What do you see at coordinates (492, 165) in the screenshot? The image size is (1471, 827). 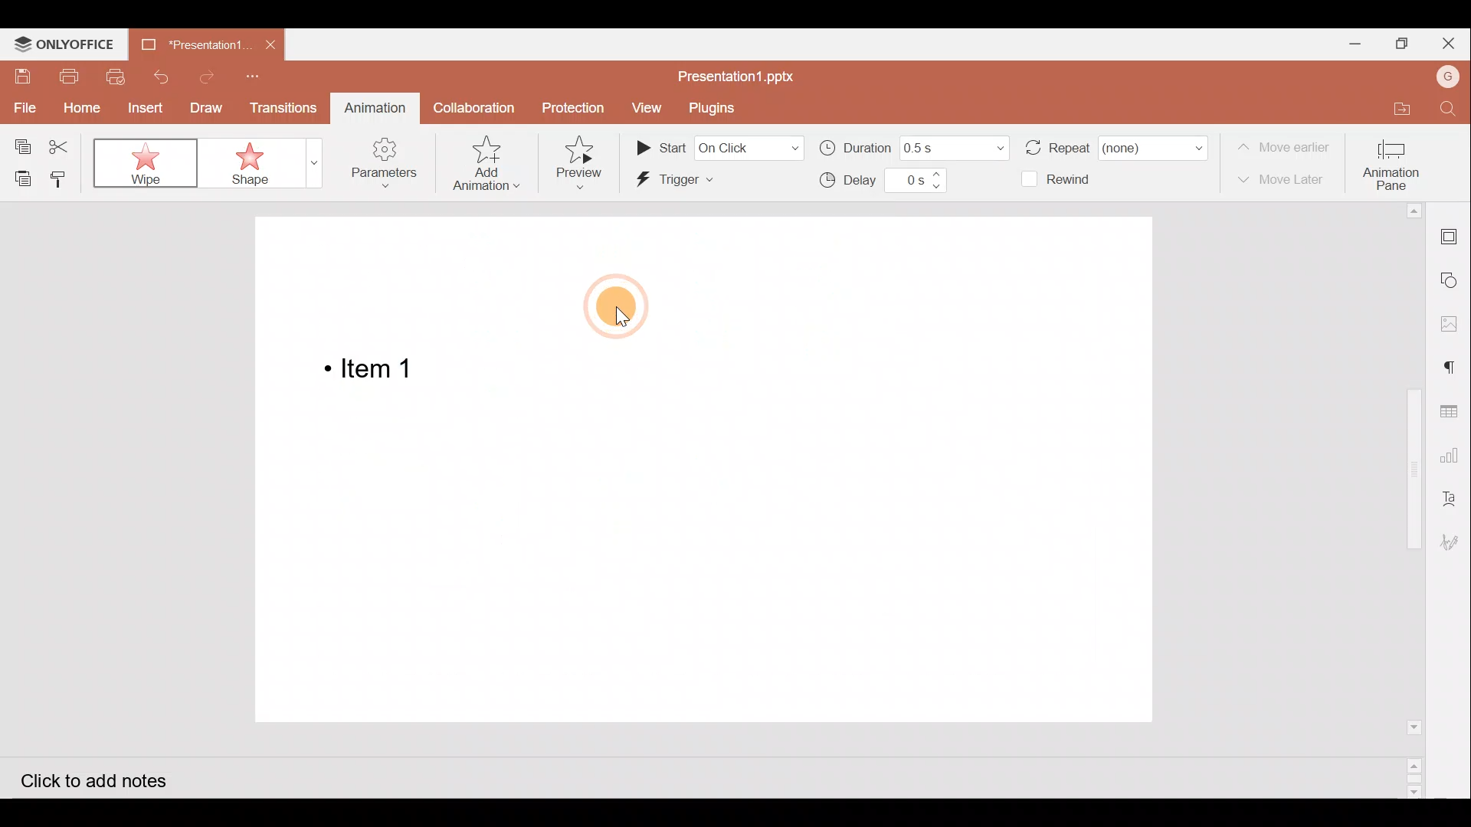 I see `Add animation` at bounding box center [492, 165].